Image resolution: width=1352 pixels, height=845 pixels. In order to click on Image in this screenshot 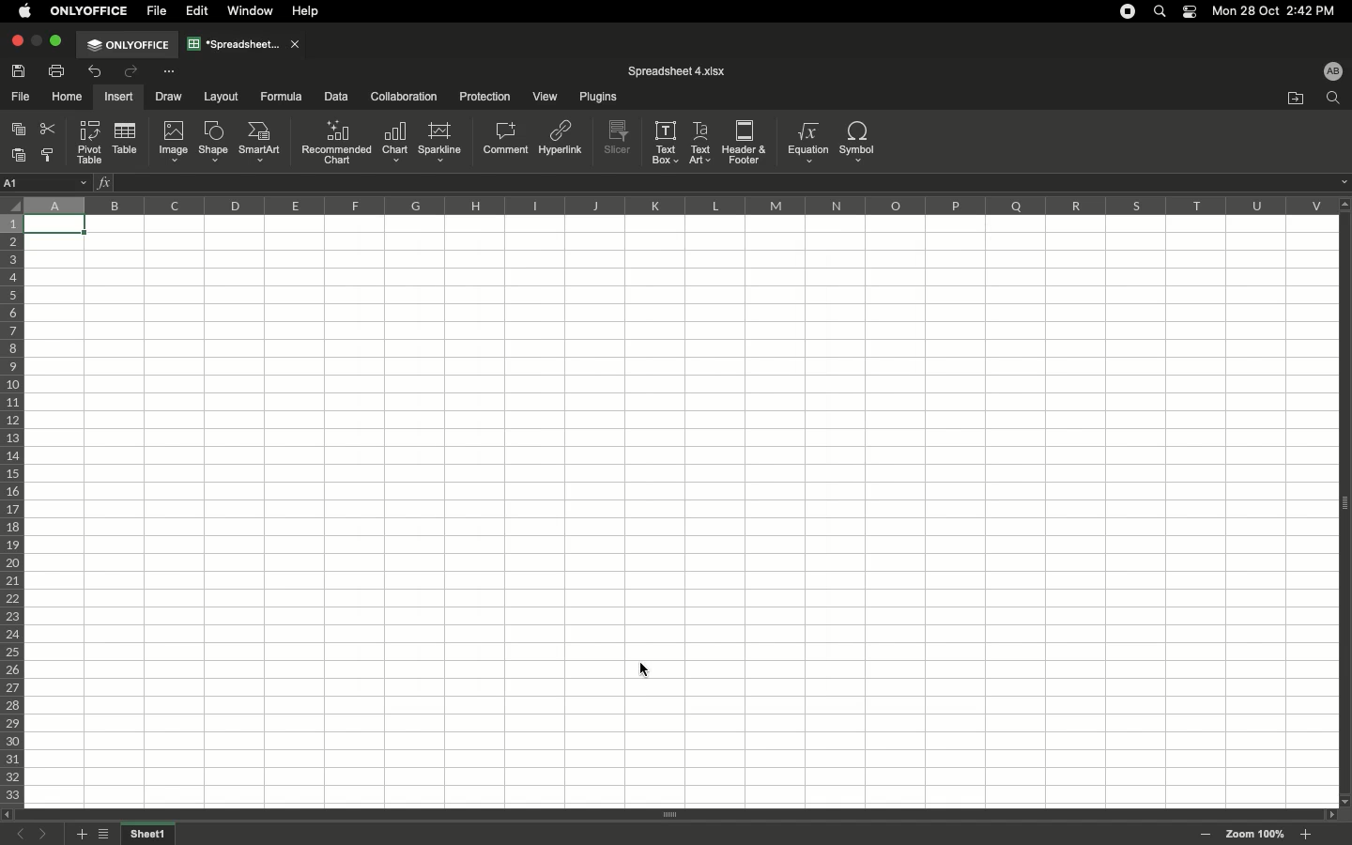, I will do `click(174, 142)`.